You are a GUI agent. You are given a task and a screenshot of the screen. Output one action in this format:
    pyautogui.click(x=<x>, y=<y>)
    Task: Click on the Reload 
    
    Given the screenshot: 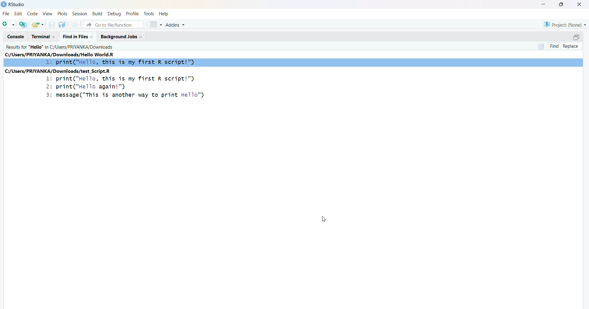 What is the action you would take?
    pyautogui.click(x=542, y=47)
    